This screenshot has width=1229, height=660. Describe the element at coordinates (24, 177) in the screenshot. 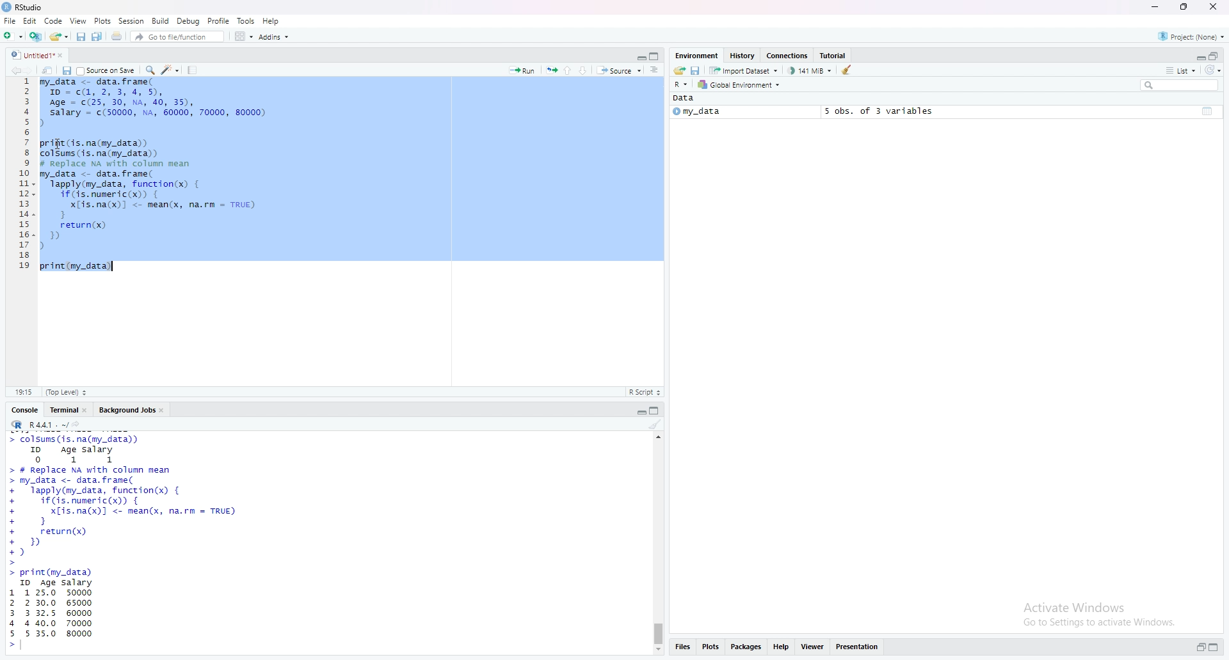

I see `line numbers` at that location.